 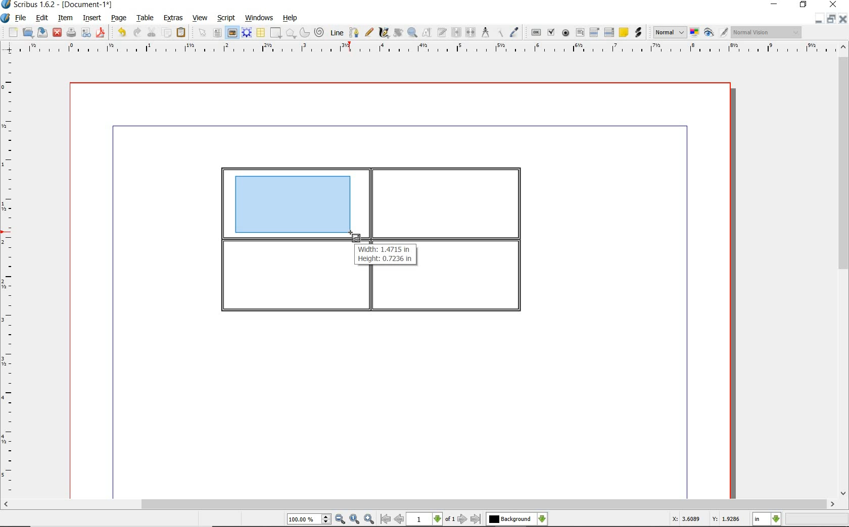 What do you see at coordinates (119, 19) in the screenshot?
I see `page` at bounding box center [119, 19].